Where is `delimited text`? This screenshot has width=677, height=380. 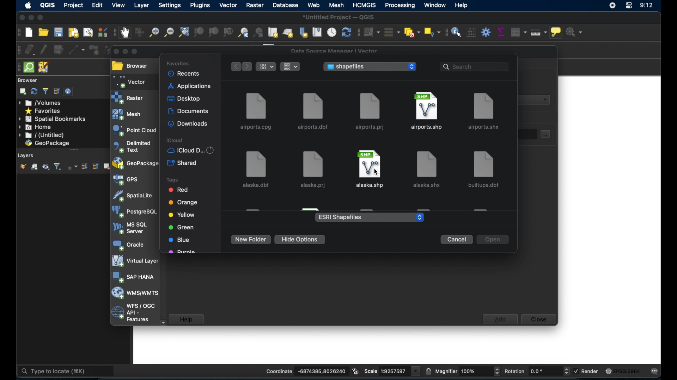 delimited text is located at coordinates (132, 146).